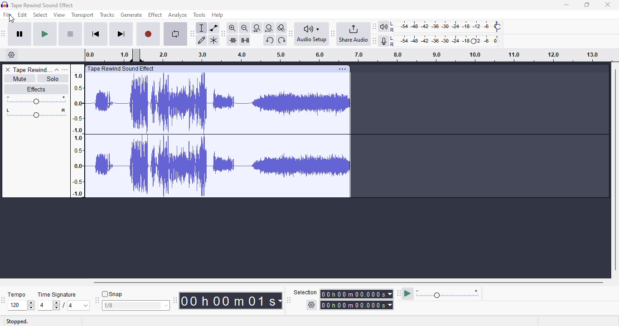 The height and width of the screenshot is (326, 619). Describe the element at coordinates (175, 34) in the screenshot. I see `enable looping` at that location.